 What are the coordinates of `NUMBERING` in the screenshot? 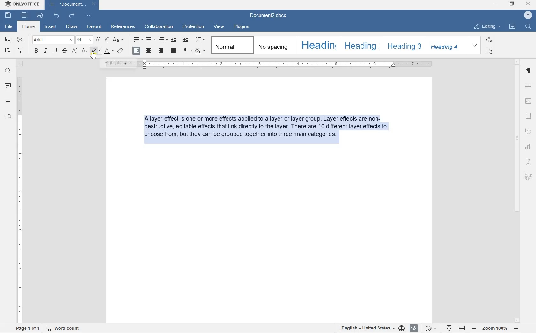 It's located at (151, 39).